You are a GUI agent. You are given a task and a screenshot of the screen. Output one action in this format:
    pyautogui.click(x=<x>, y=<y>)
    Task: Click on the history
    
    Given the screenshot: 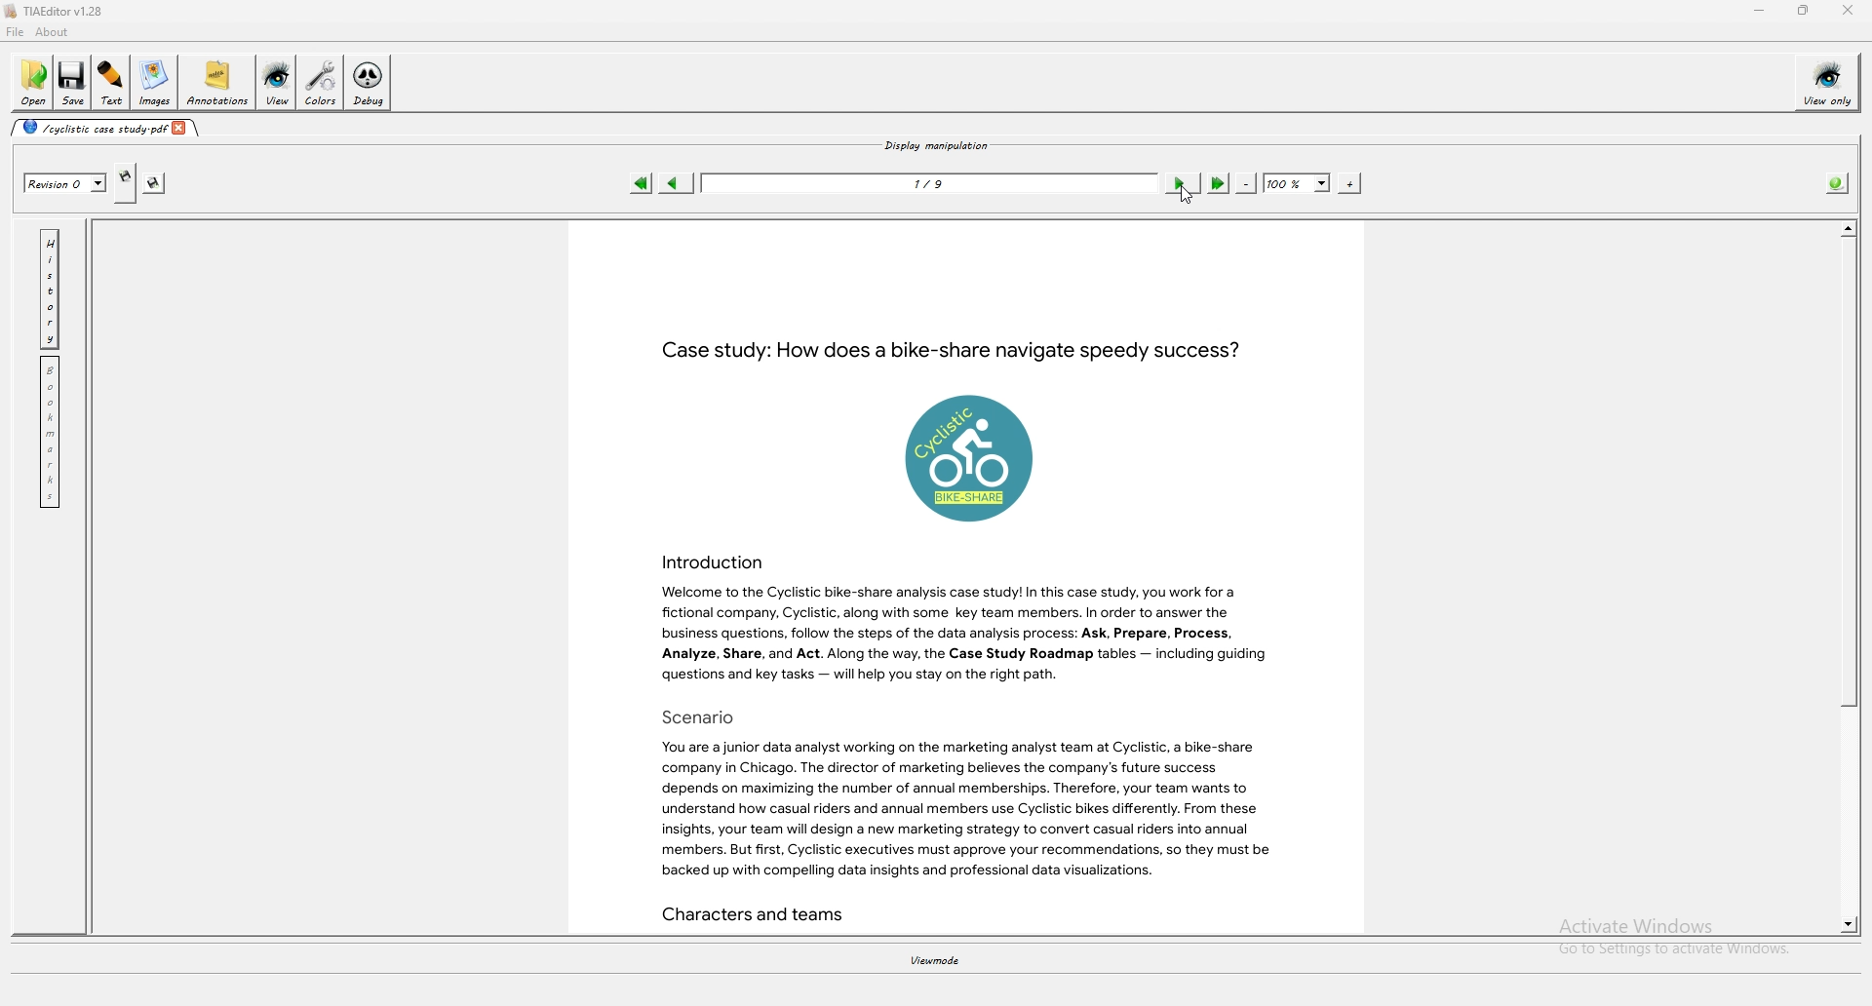 What is the action you would take?
    pyautogui.click(x=52, y=288)
    